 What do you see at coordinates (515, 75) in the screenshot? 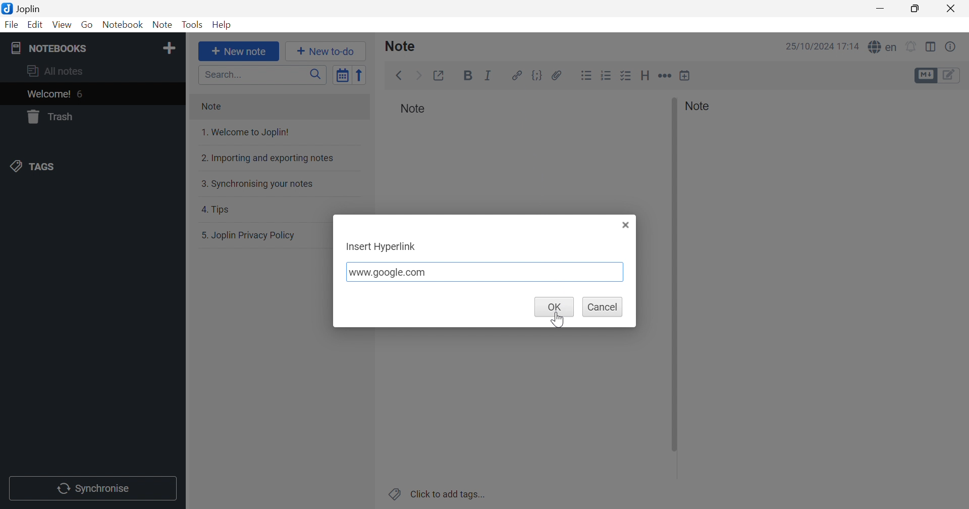
I see `Hyperlink` at bounding box center [515, 75].